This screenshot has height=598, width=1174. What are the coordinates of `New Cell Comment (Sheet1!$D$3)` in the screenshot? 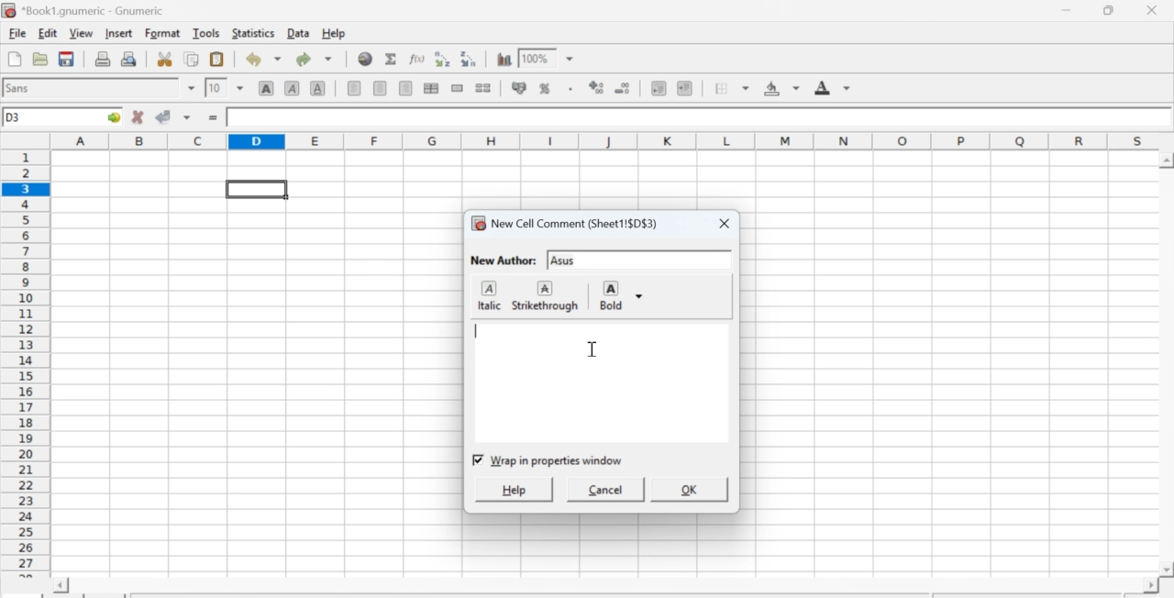 It's located at (576, 221).